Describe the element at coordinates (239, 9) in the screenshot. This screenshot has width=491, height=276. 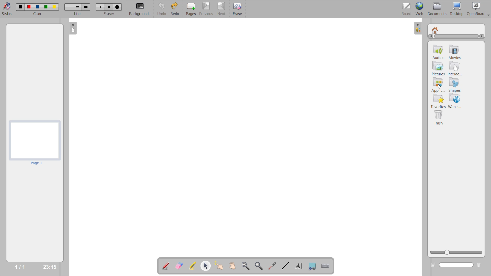
I see `erase` at that location.